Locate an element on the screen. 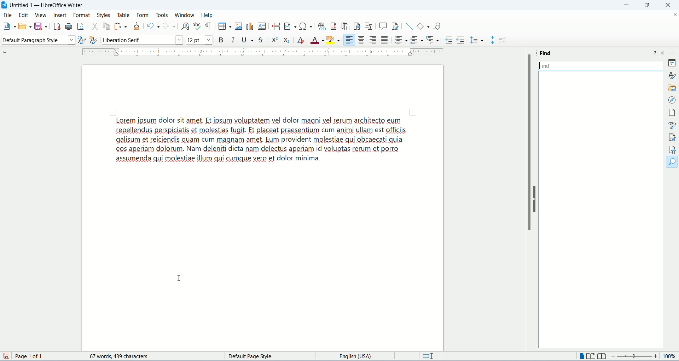  update selected style is located at coordinates (79, 40).